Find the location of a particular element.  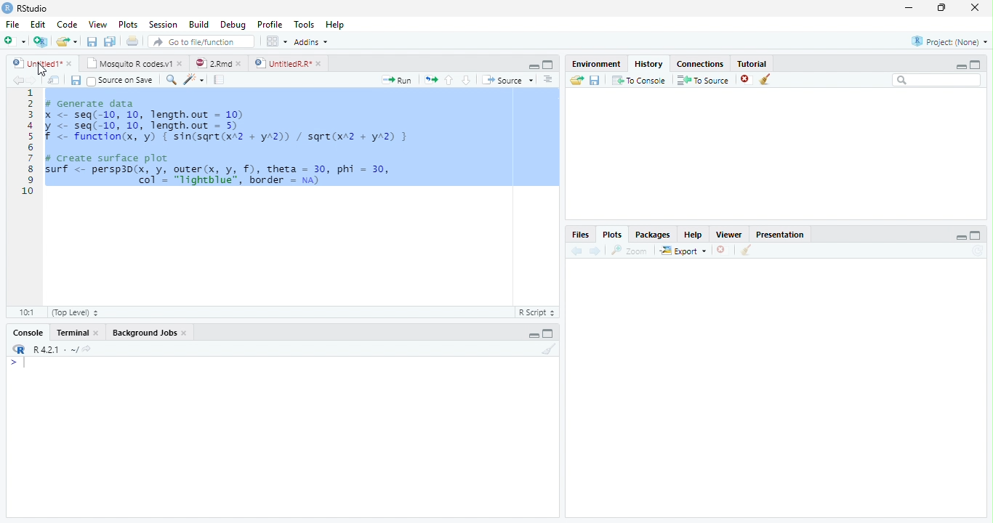

Edit is located at coordinates (37, 24).